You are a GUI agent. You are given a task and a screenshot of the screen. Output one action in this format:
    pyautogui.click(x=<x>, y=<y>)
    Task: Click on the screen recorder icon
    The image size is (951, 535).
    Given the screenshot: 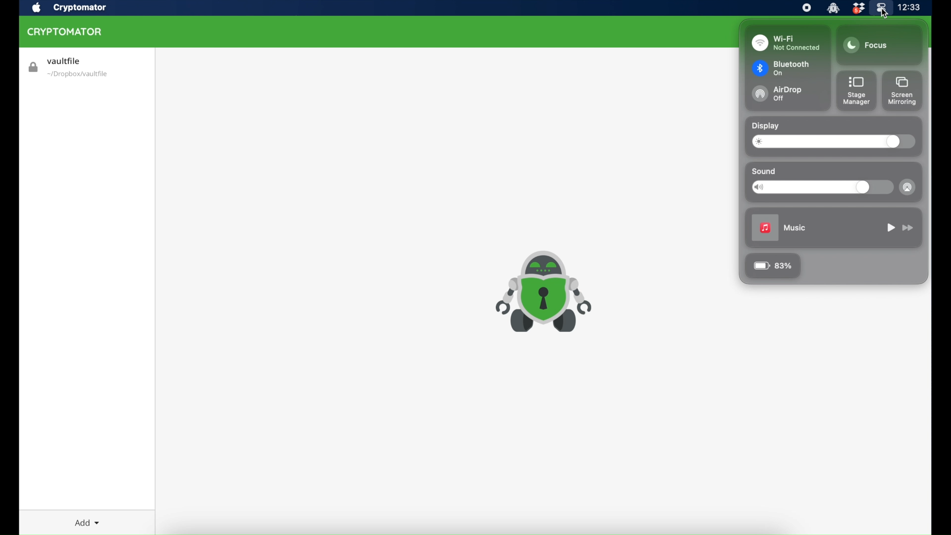 What is the action you would take?
    pyautogui.click(x=807, y=7)
    